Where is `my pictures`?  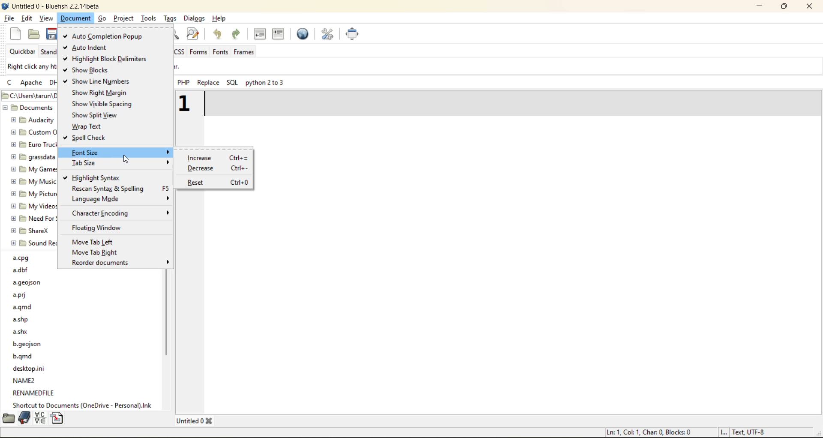 my pictures is located at coordinates (38, 195).